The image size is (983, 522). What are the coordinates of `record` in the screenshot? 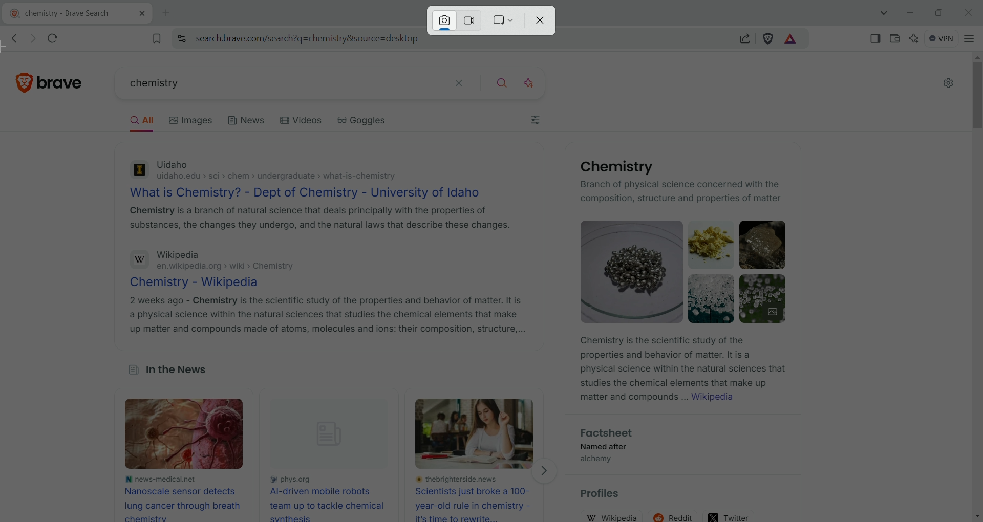 It's located at (472, 19).